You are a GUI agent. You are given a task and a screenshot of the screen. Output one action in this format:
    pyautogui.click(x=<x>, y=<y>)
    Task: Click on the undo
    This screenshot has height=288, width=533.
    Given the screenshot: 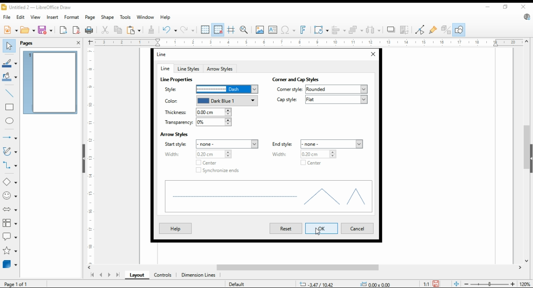 What is the action you would take?
    pyautogui.click(x=170, y=29)
    